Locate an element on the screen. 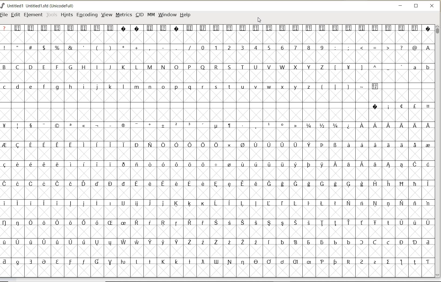 The image size is (441, 282). special characters is located at coordinates (96, 47).